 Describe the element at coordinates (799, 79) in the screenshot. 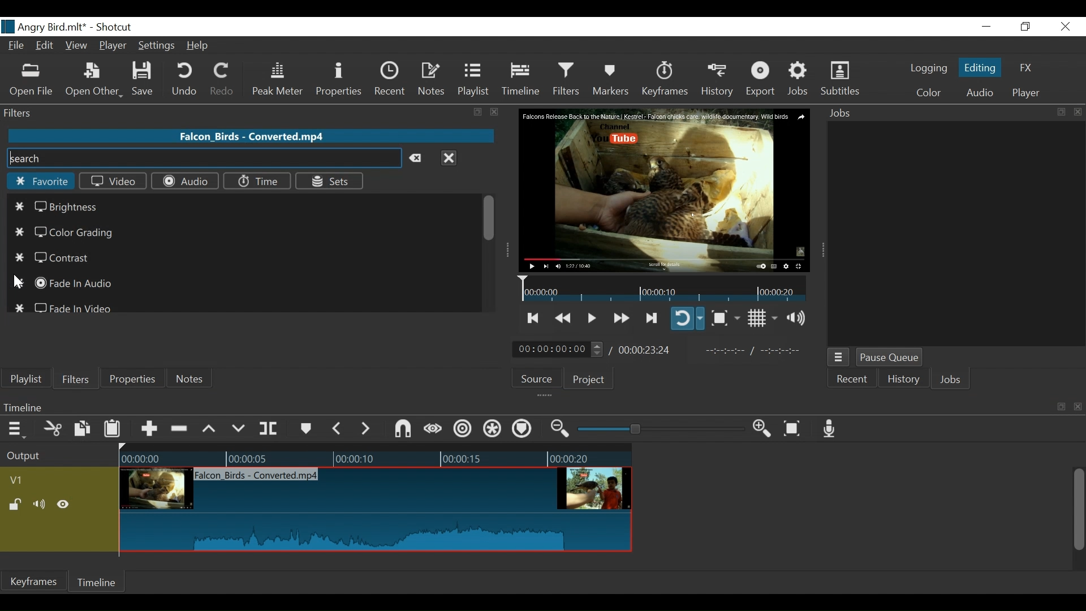

I see `Jobs` at that location.